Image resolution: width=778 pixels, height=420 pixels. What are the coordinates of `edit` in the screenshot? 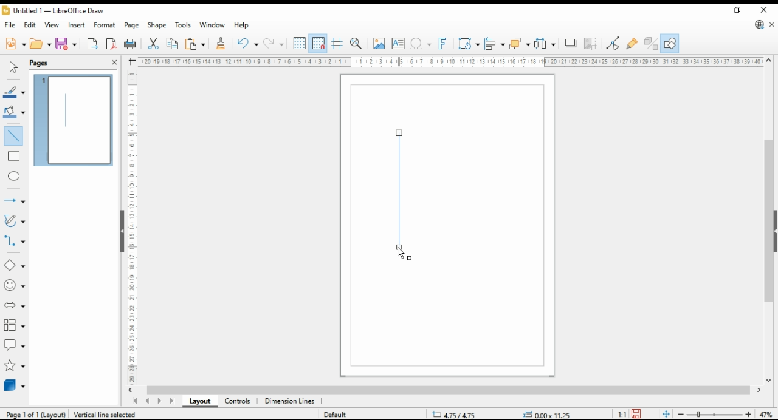 It's located at (32, 26).